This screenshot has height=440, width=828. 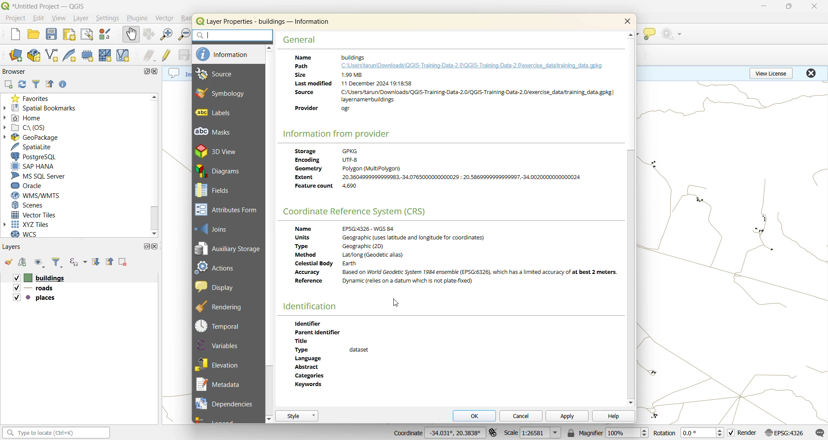 What do you see at coordinates (438, 434) in the screenshot?
I see `coordinates` at bounding box center [438, 434].